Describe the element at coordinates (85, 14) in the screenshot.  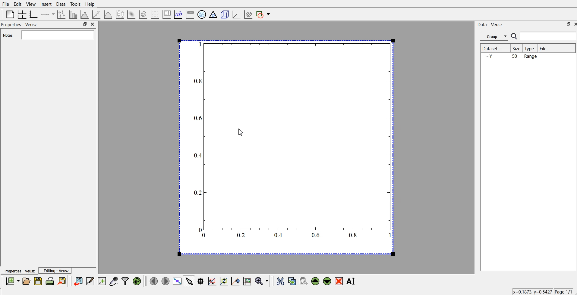
I see `histogram` at that location.